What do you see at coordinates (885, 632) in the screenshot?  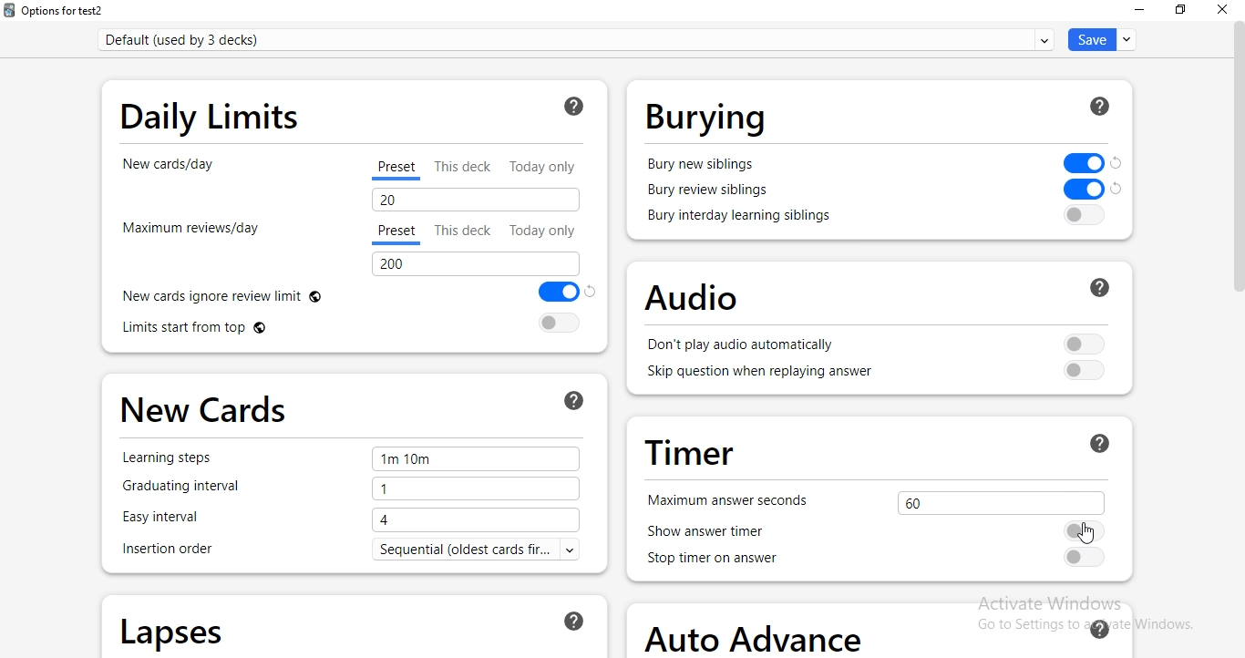 I see `auto advance` at bounding box center [885, 632].